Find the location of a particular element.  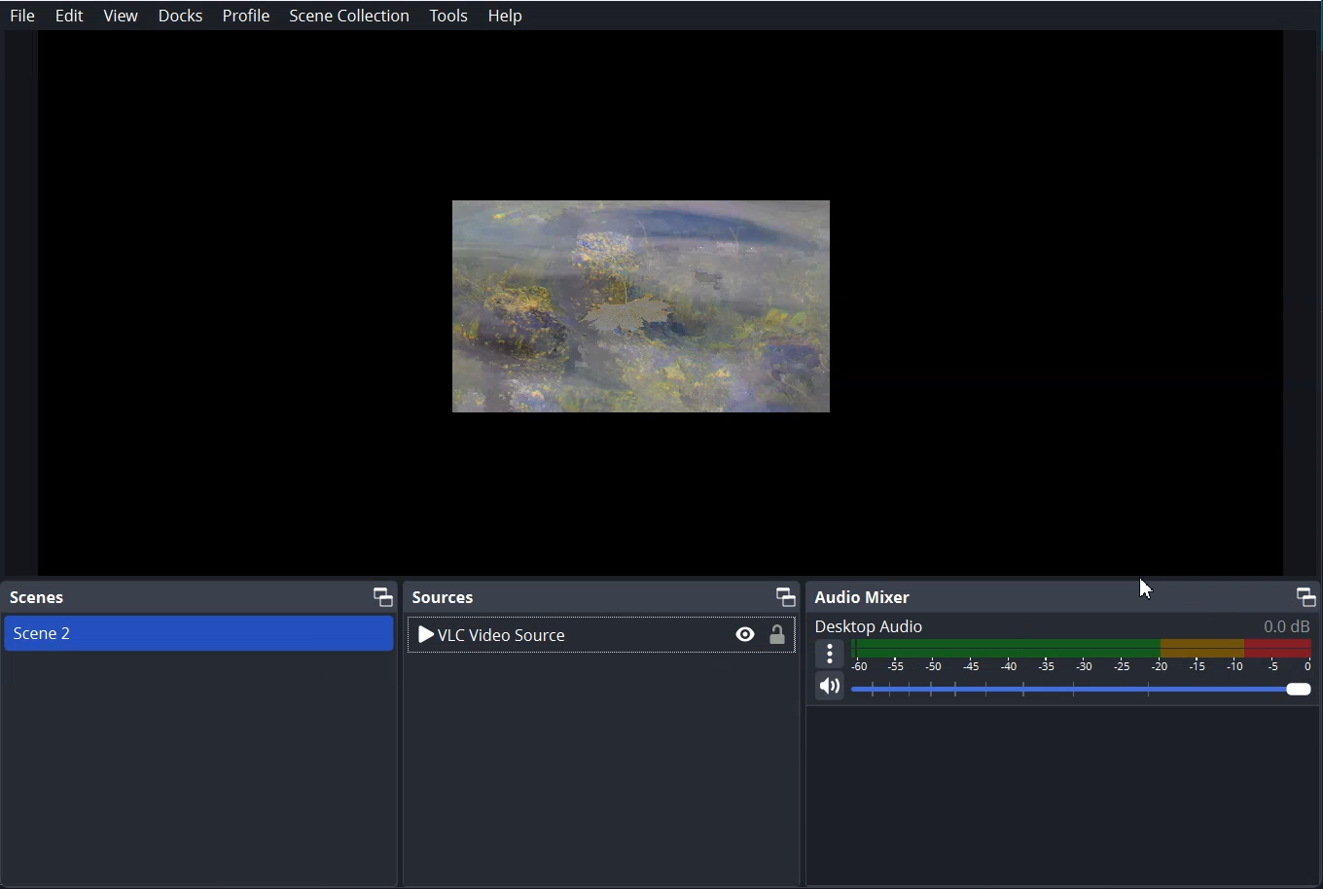

Edit is located at coordinates (68, 16).